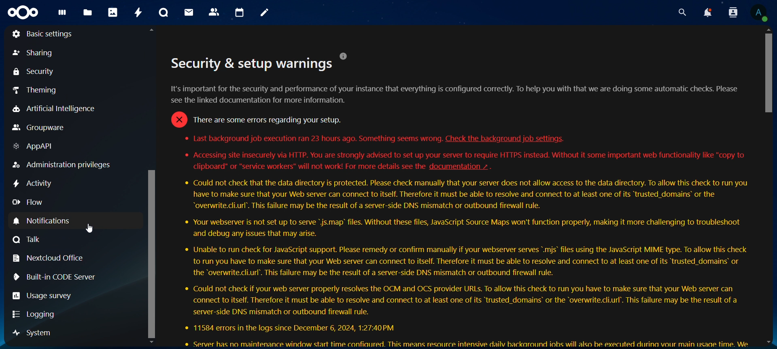 The width and height of the screenshot is (777, 349). I want to click on administration privileges, so click(63, 164).